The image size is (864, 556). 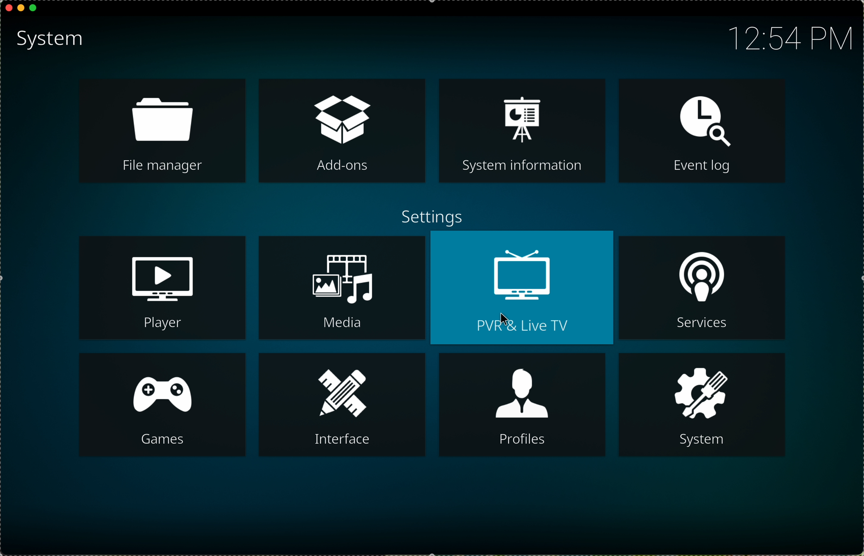 What do you see at coordinates (783, 36) in the screenshot?
I see `12:54 PM      ` at bounding box center [783, 36].